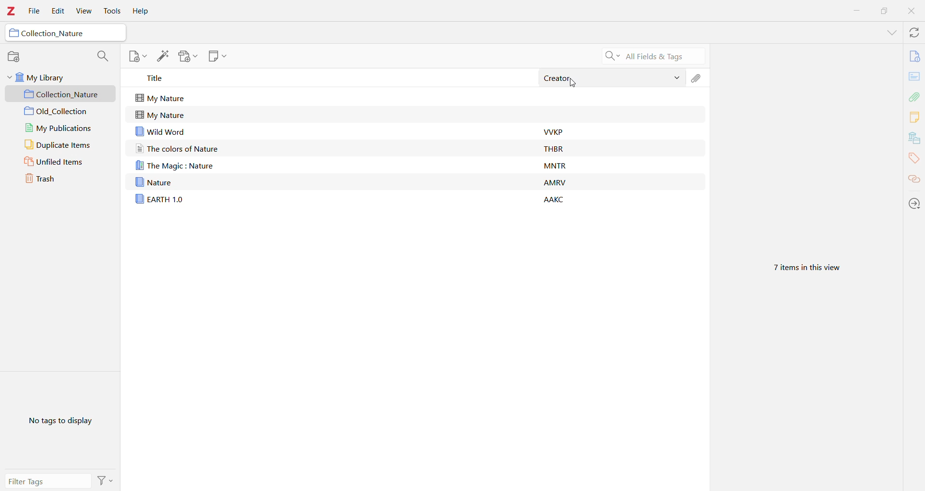  Describe the element at coordinates (176, 166) in the screenshot. I see `The magic: nature` at that location.